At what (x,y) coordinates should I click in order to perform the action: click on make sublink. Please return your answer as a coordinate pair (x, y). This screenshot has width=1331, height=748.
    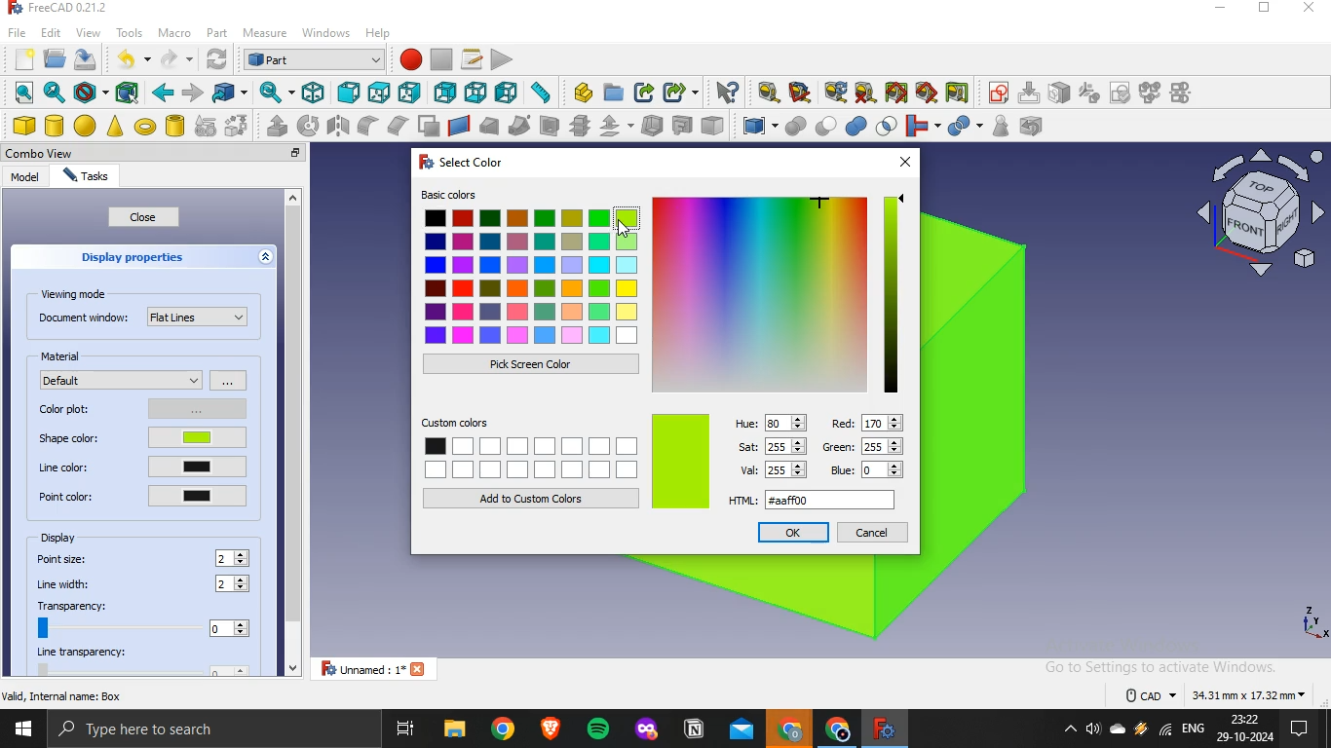
    Looking at the image, I should click on (676, 93).